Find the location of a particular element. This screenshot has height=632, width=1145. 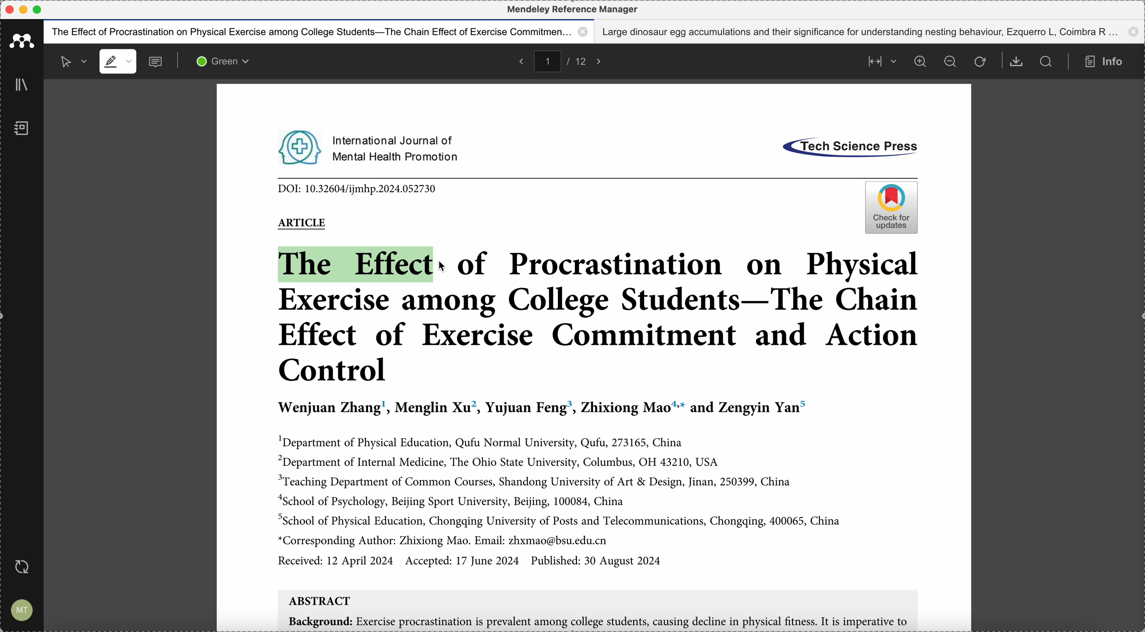

library is located at coordinates (24, 85).